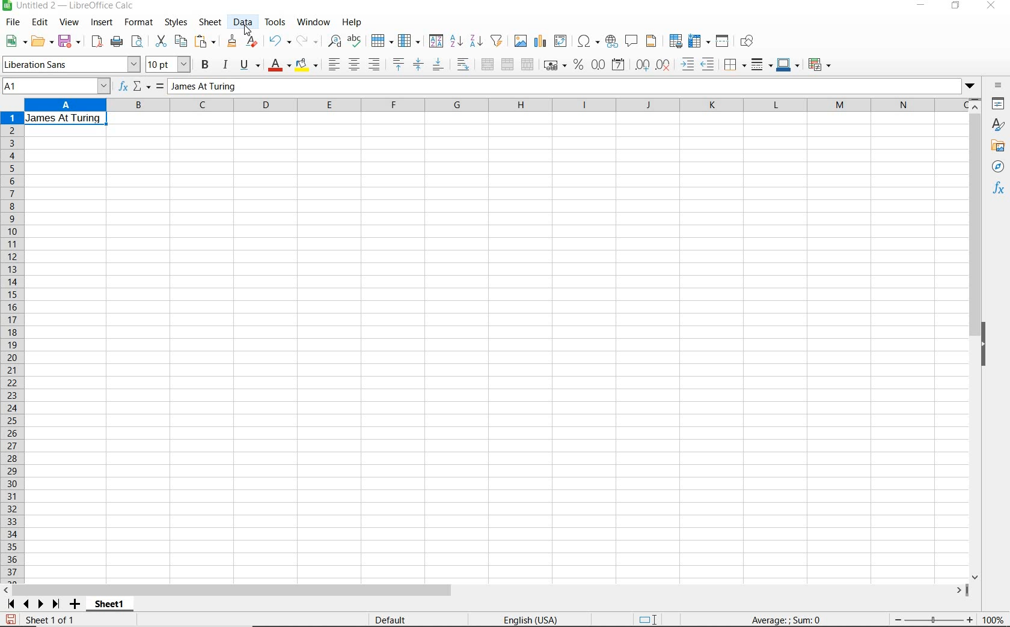  Describe the element at coordinates (275, 22) in the screenshot. I see `tools` at that location.